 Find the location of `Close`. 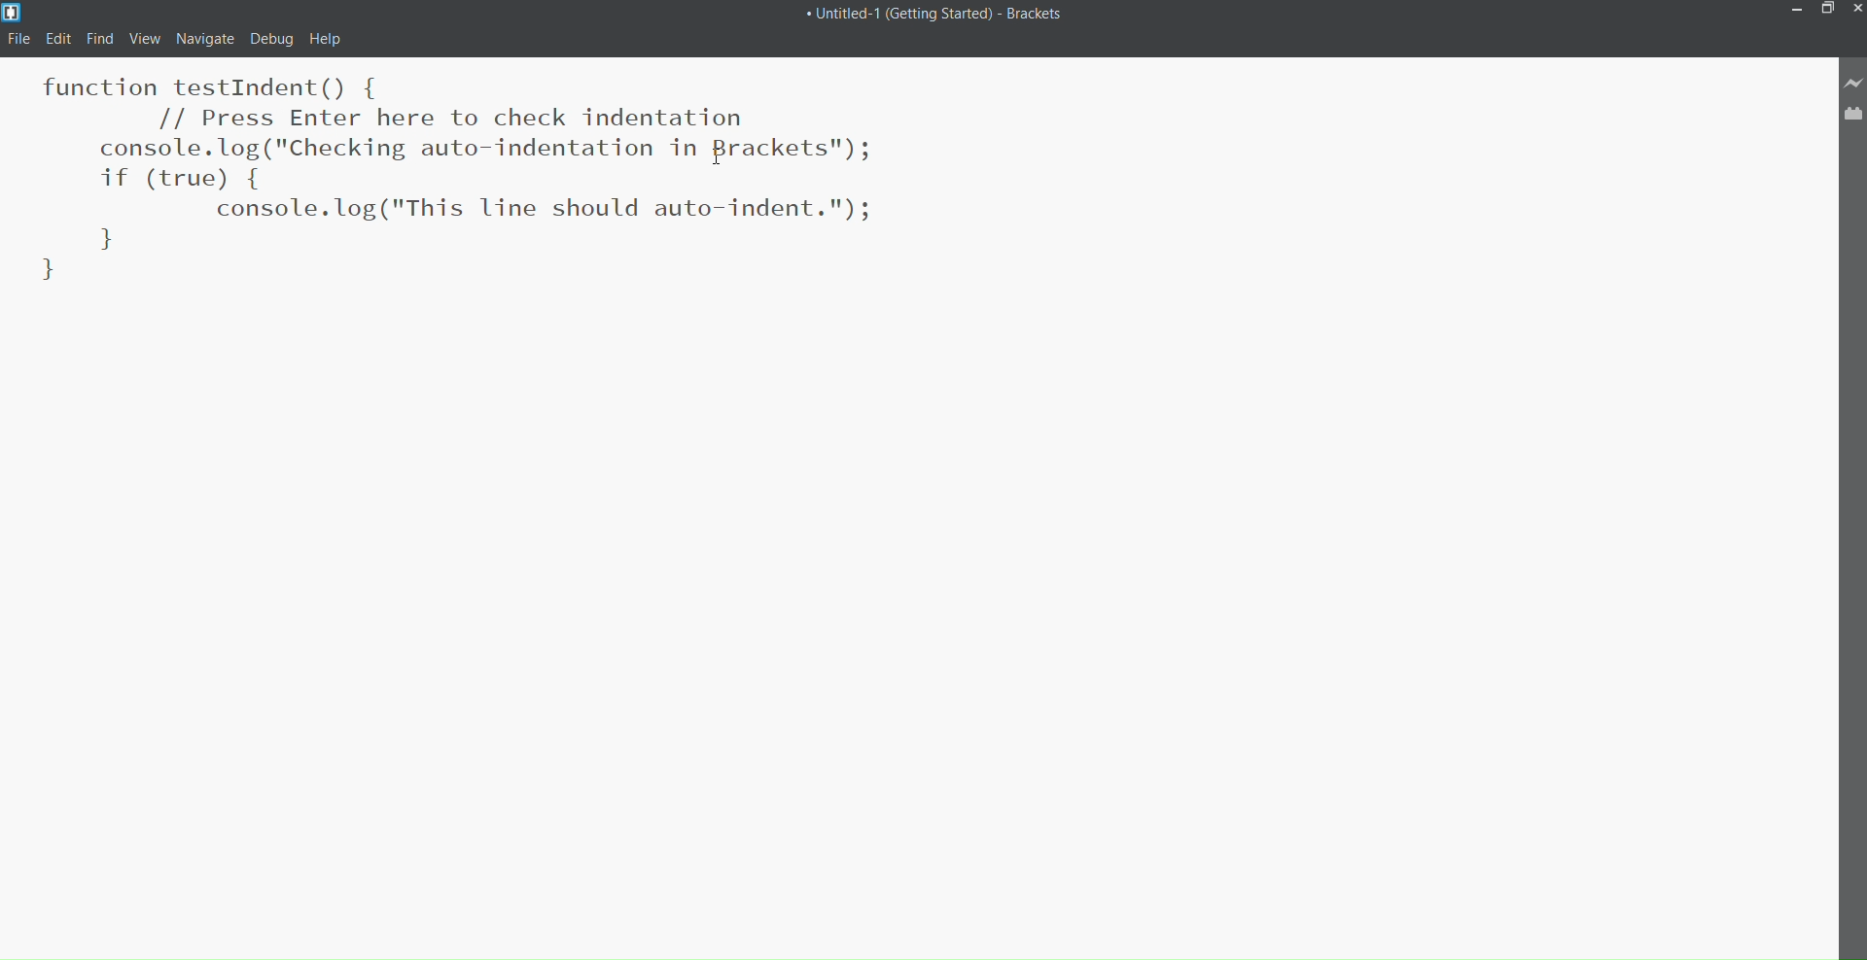

Close is located at coordinates (1859, 9).